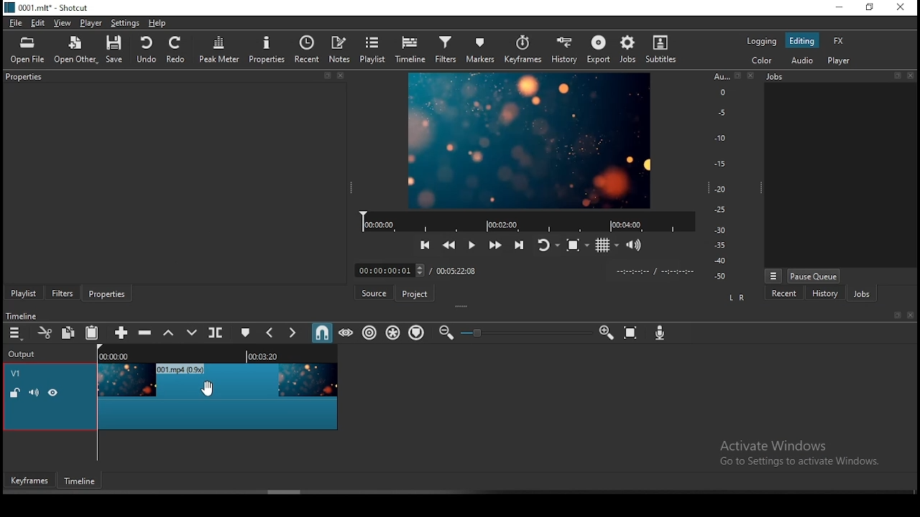  Describe the element at coordinates (41, 23) in the screenshot. I see `edit` at that location.